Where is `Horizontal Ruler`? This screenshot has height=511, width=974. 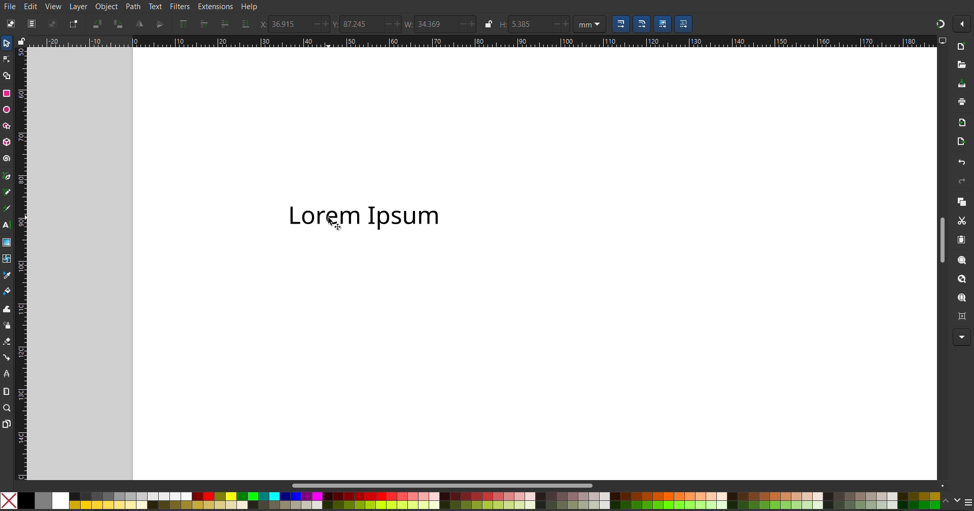 Horizontal Ruler is located at coordinates (524, 42).